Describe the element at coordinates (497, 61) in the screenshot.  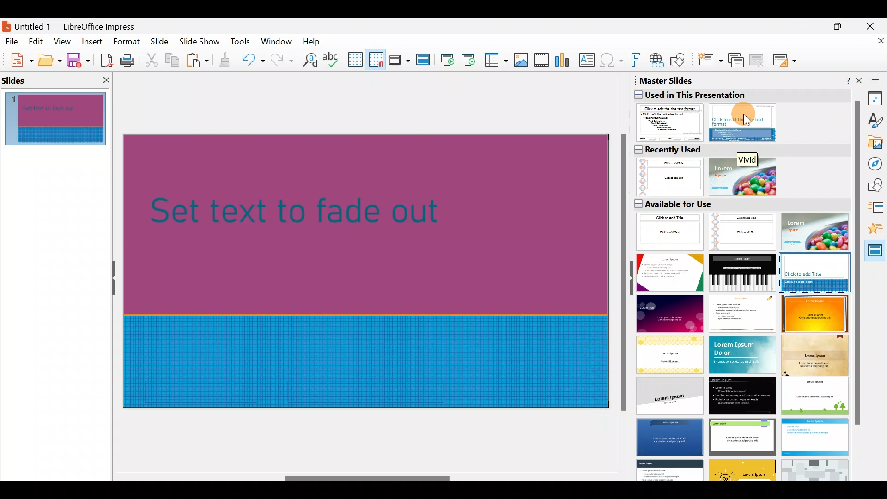
I see `Table` at that location.